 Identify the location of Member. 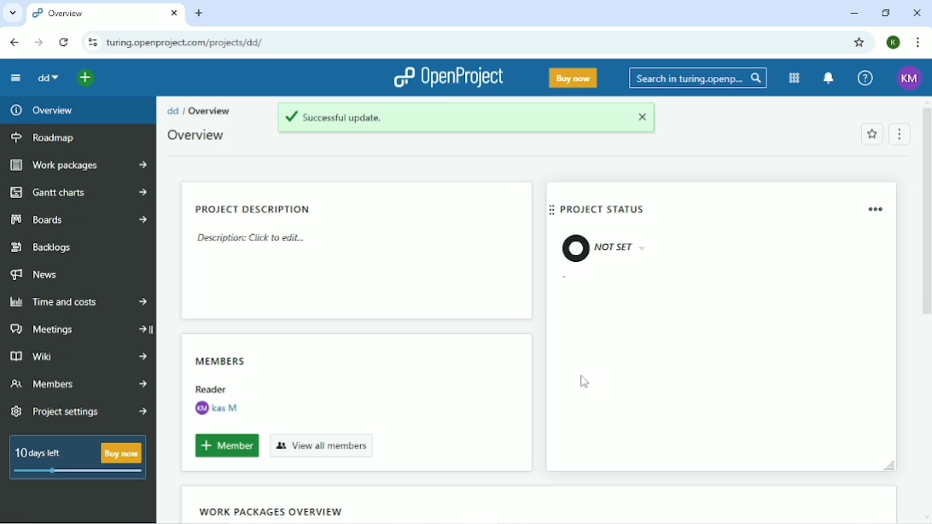
(224, 445).